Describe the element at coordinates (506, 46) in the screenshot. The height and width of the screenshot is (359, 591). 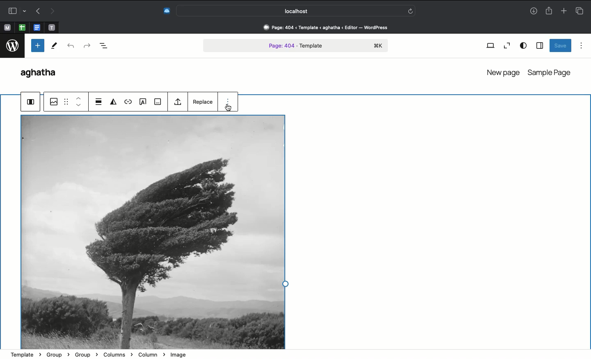
I see `Zoom out` at that location.